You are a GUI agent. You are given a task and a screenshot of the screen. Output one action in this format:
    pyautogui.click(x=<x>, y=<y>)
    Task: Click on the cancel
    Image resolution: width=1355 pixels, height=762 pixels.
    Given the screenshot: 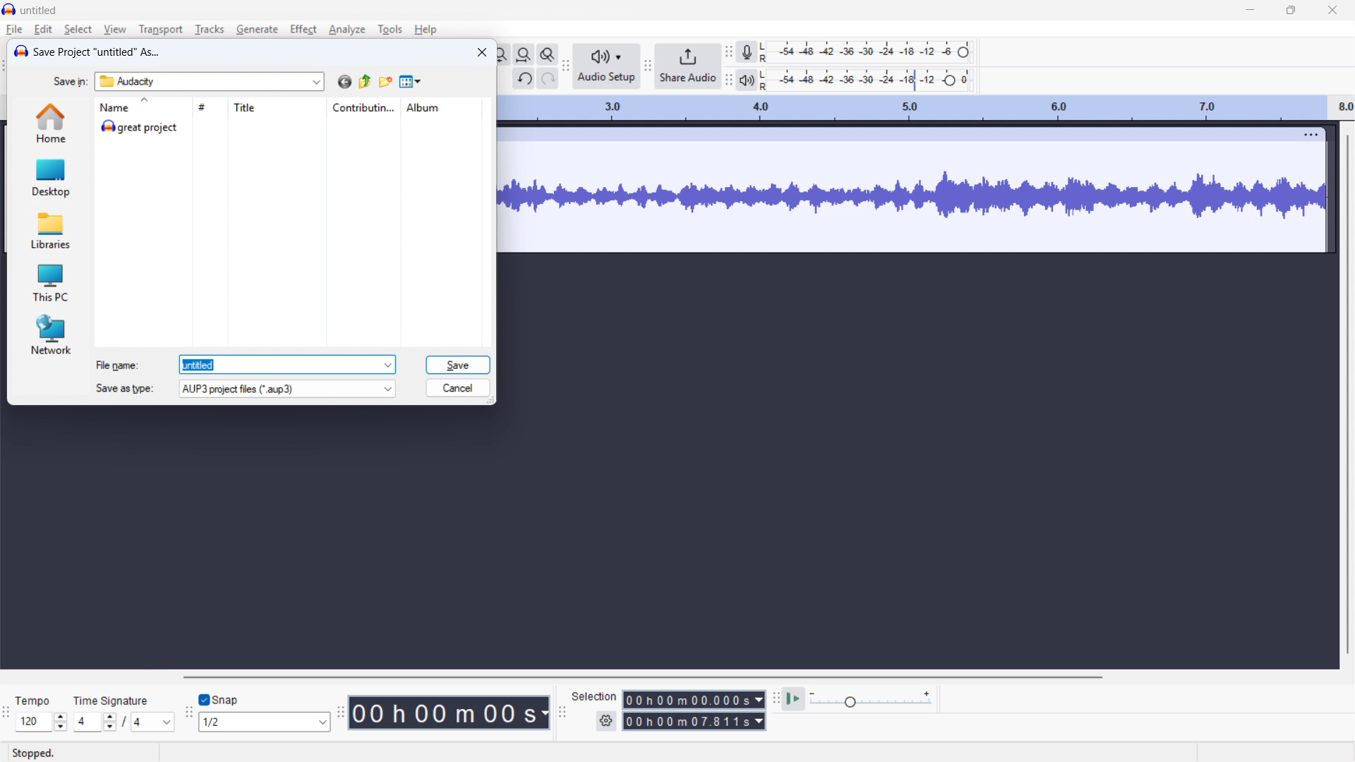 What is the action you would take?
    pyautogui.click(x=459, y=388)
    